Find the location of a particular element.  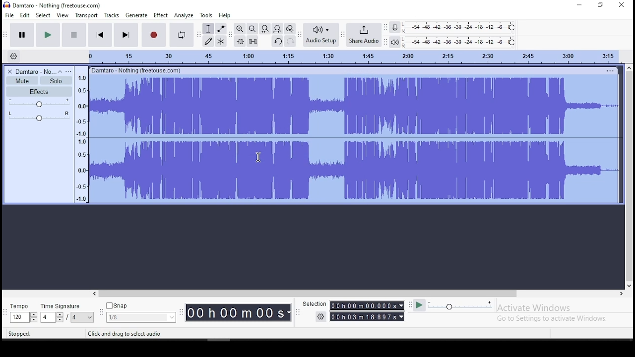

pause is located at coordinates (22, 34).